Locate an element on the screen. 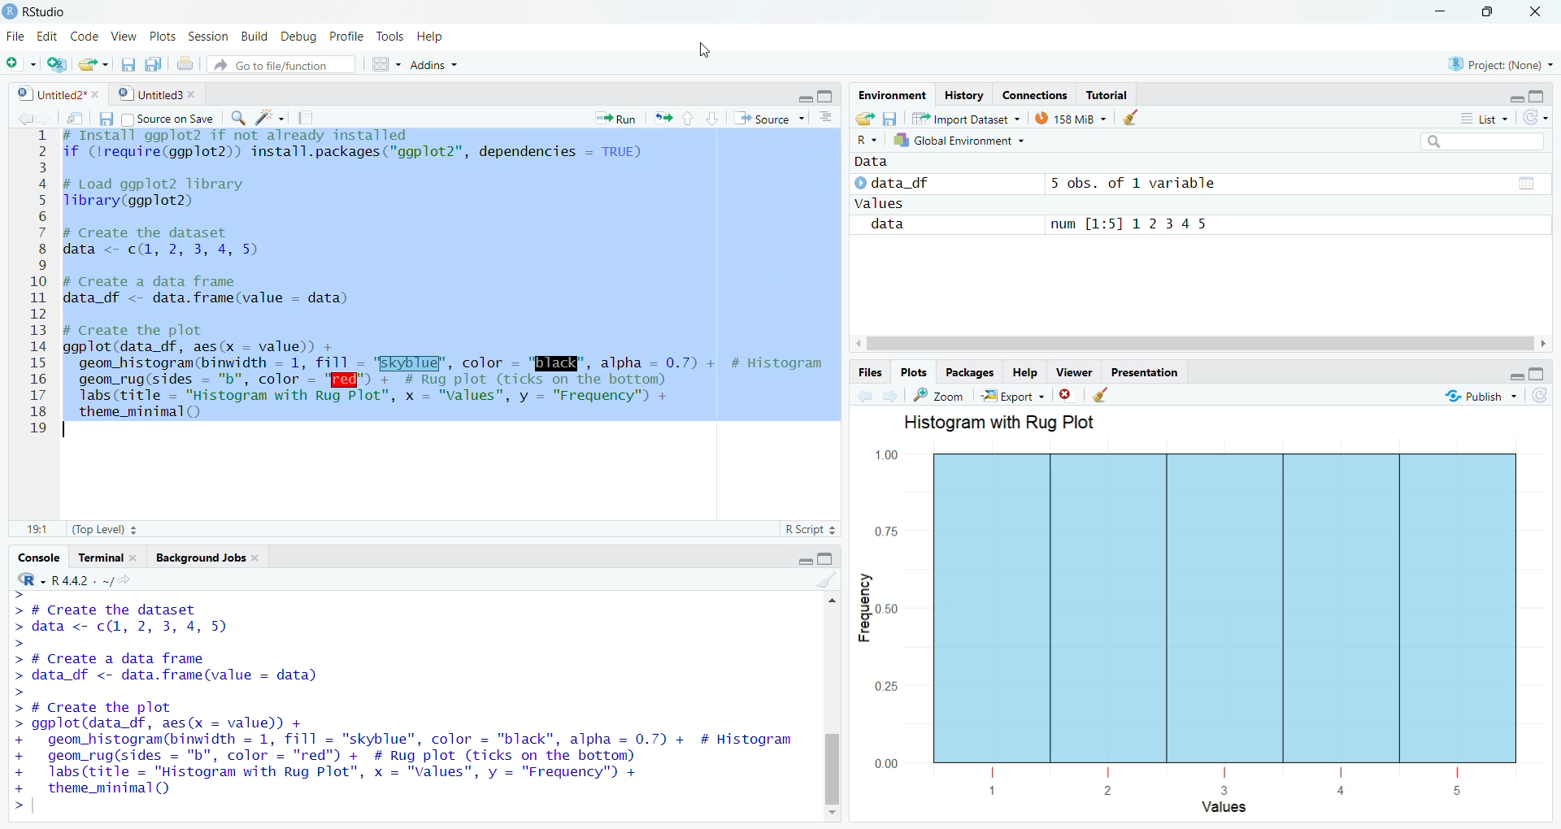 This screenshot has height=829, width=1561. Viewer is located at coordinates (1072, 371).